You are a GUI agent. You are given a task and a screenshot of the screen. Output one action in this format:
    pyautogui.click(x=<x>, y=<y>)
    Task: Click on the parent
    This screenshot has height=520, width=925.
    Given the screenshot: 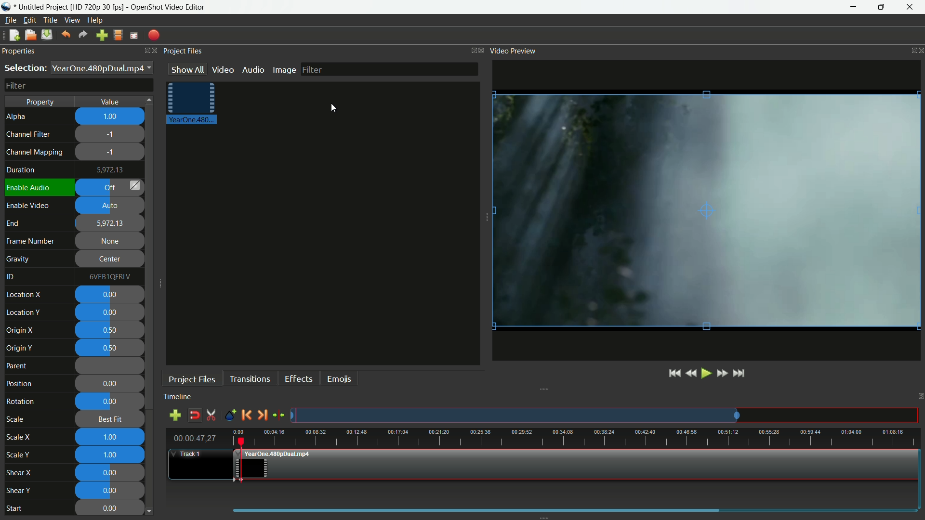 What is the action you would take?
    pyautogui.click(x=19, y=366)
    